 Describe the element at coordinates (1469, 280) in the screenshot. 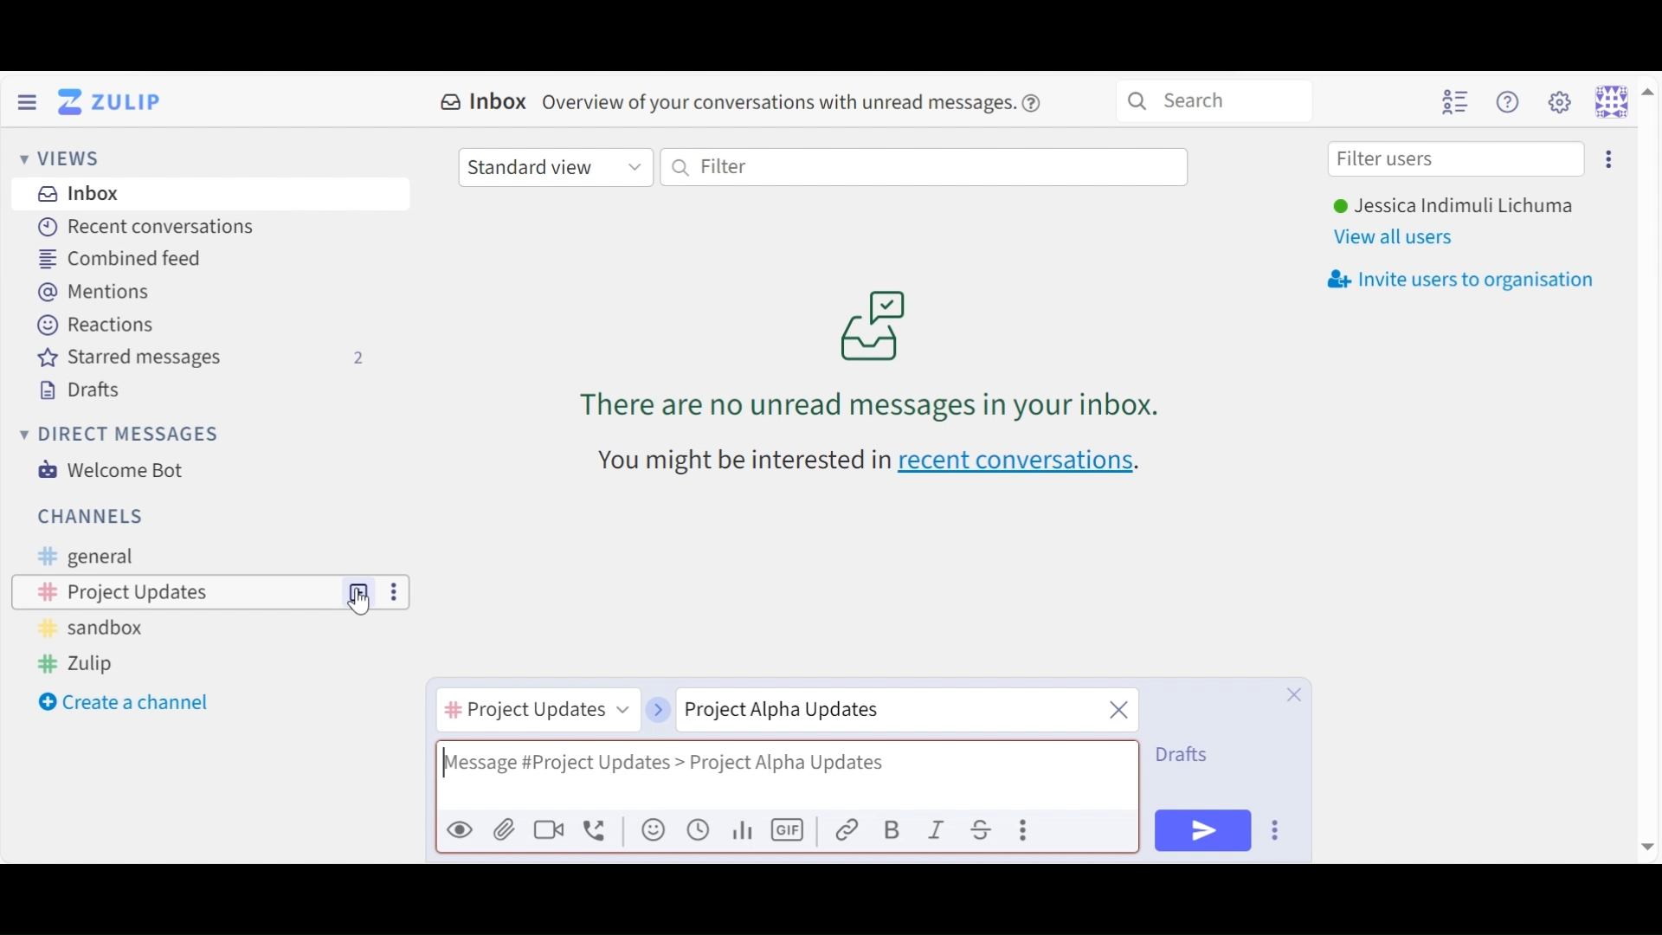

I see `Invite users to oragnisation` at that location.